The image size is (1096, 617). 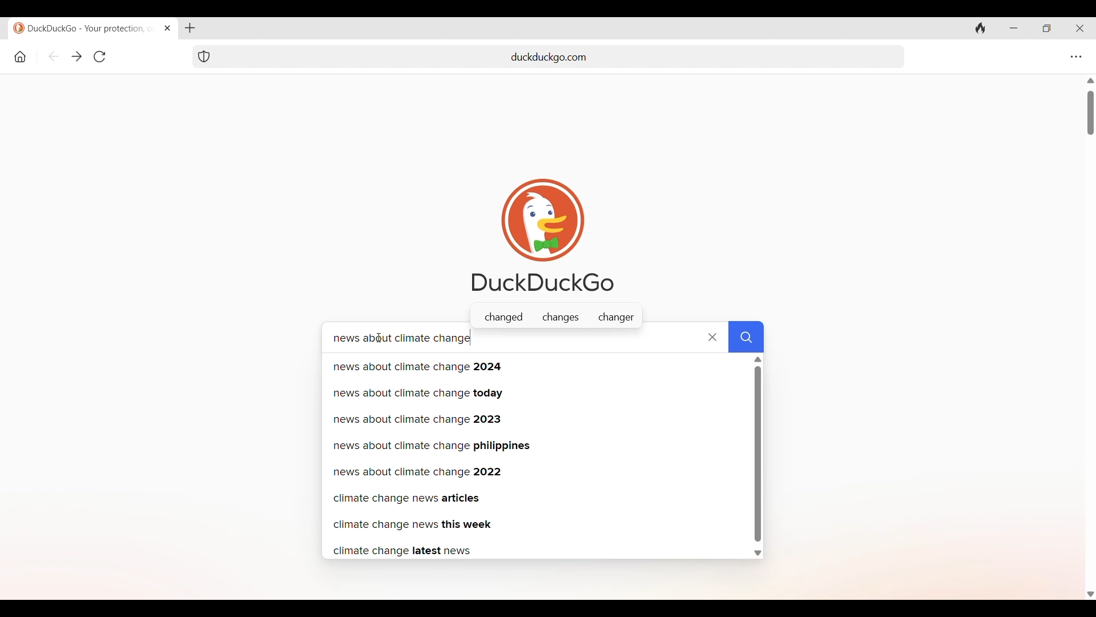 I want to click on Browser protection, so click(x=204, y=56).